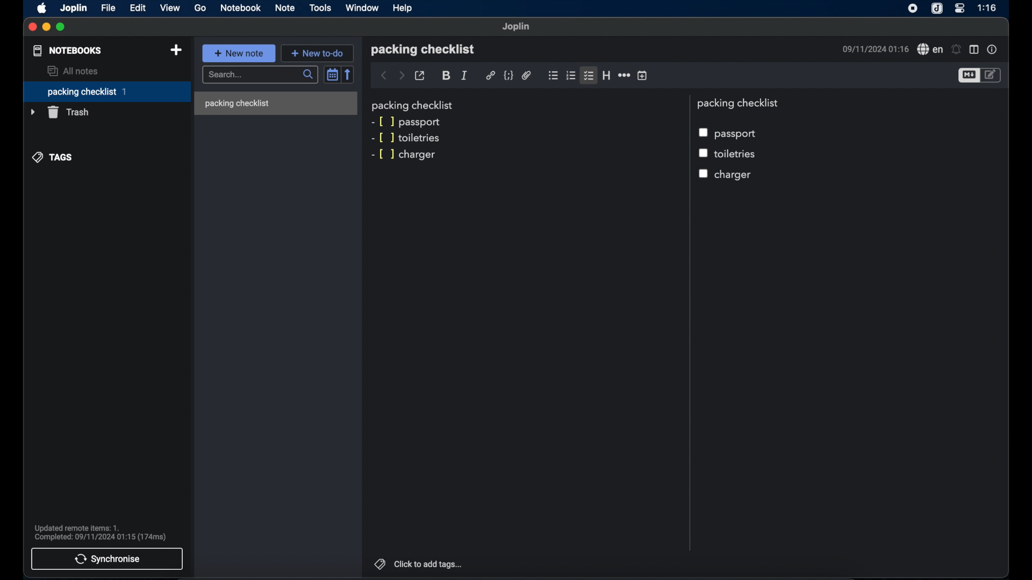  I want to click on apple icon, so click(41, 9).